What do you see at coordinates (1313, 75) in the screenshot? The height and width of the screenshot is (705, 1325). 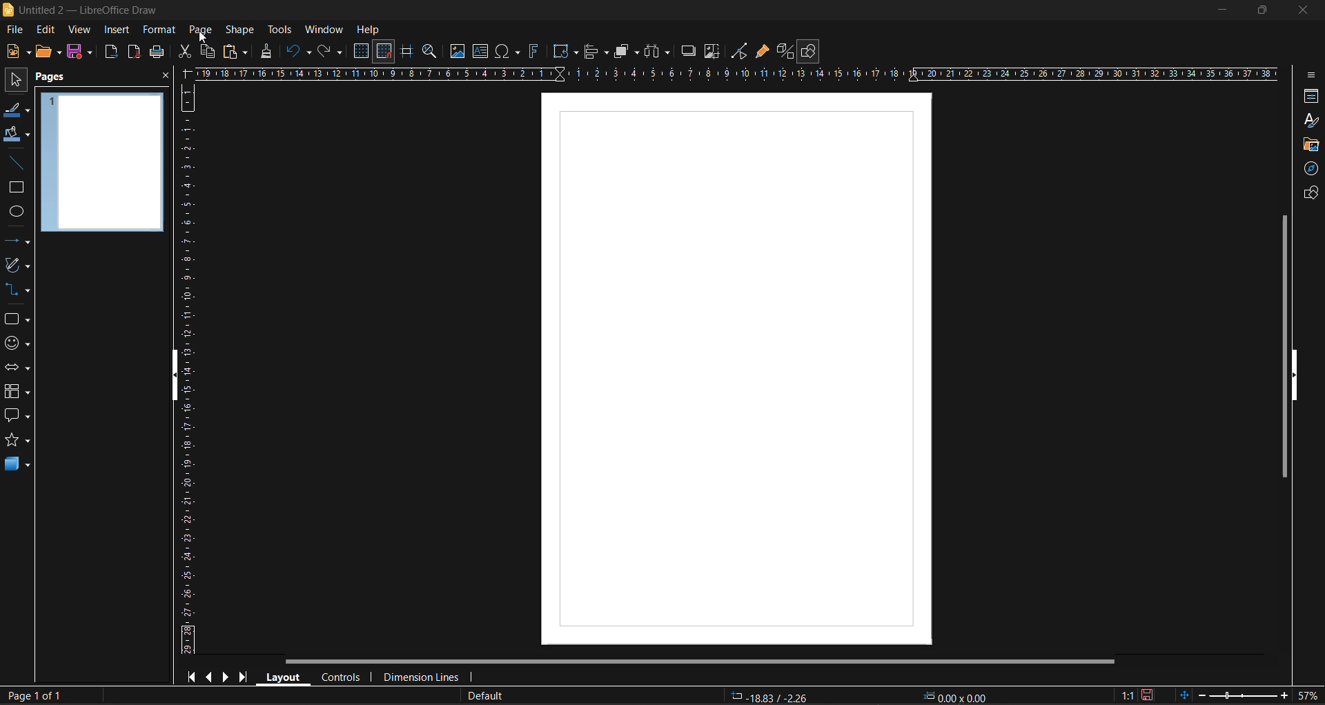 I see `sidebar settings` at bounding box center [1313, 75].